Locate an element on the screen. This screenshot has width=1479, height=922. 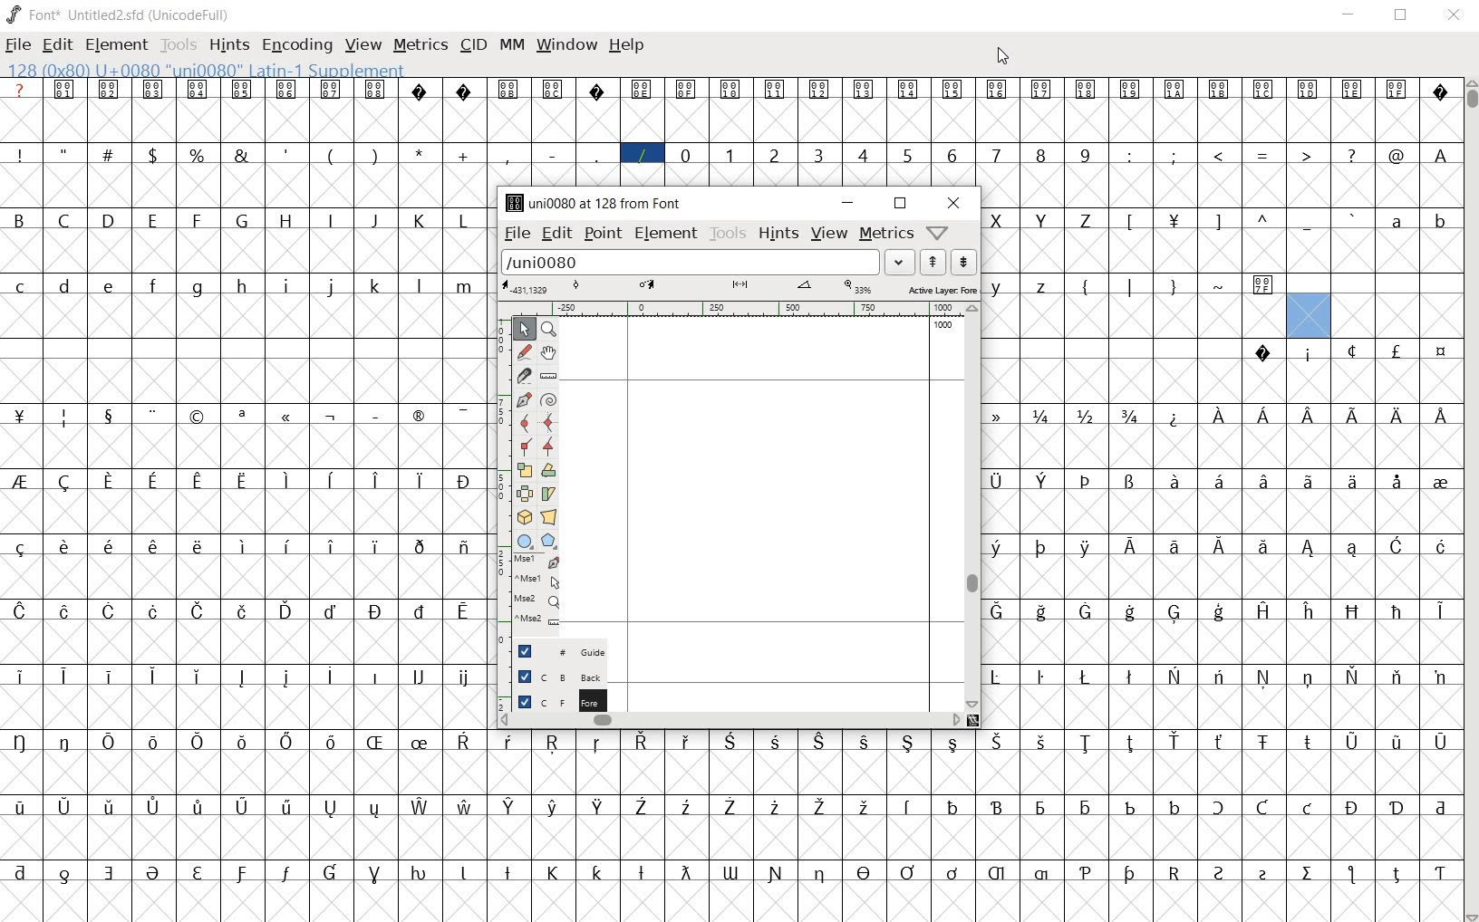
glyph is located at coordinates (1130, 874).